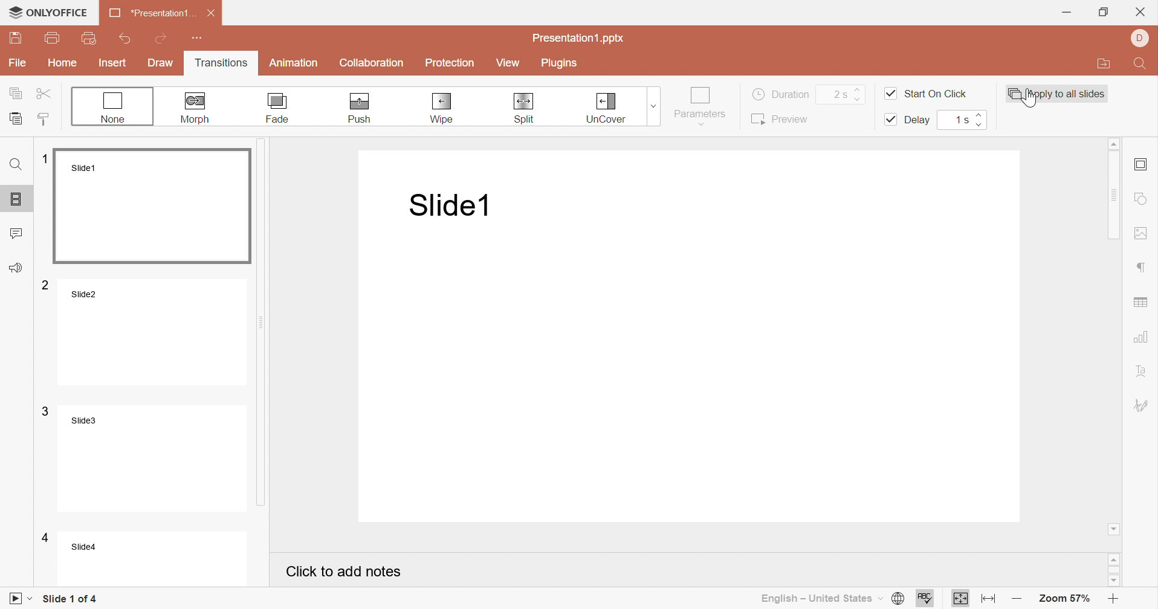 The width and height of the screenshot is (1158, 609). Describe the element at coordinates (143, 457) in the screenshot. I see `Slide3` at that location.